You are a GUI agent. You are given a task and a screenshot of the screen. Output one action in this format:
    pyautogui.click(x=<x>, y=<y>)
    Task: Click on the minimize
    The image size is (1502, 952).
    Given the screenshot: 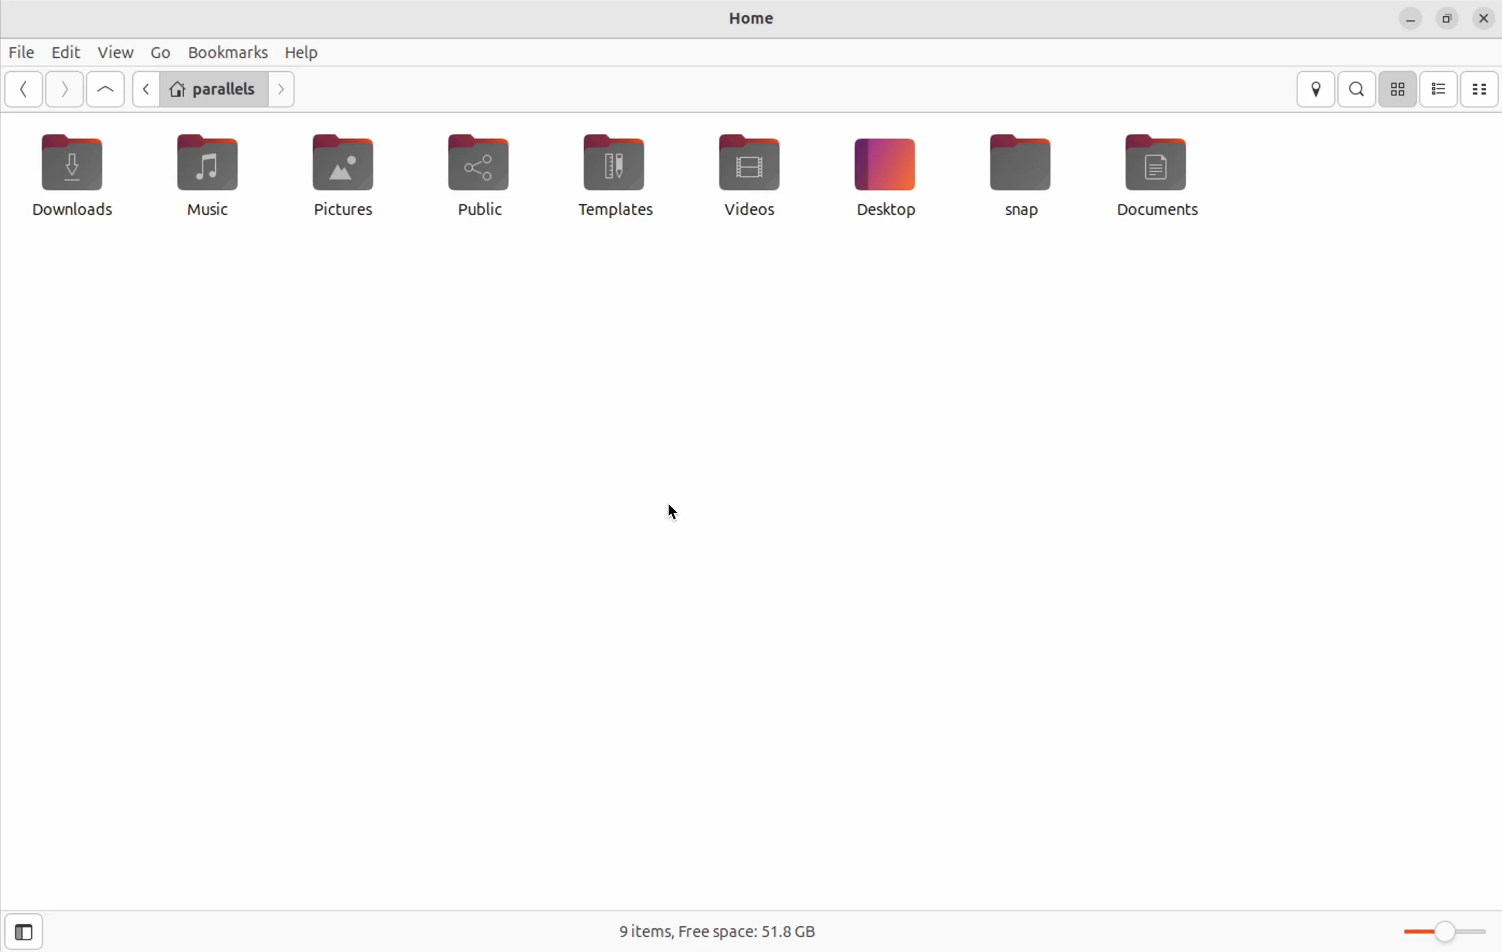 What is the action you would take?
    pyautogui.click(x=1410, y=20)
    